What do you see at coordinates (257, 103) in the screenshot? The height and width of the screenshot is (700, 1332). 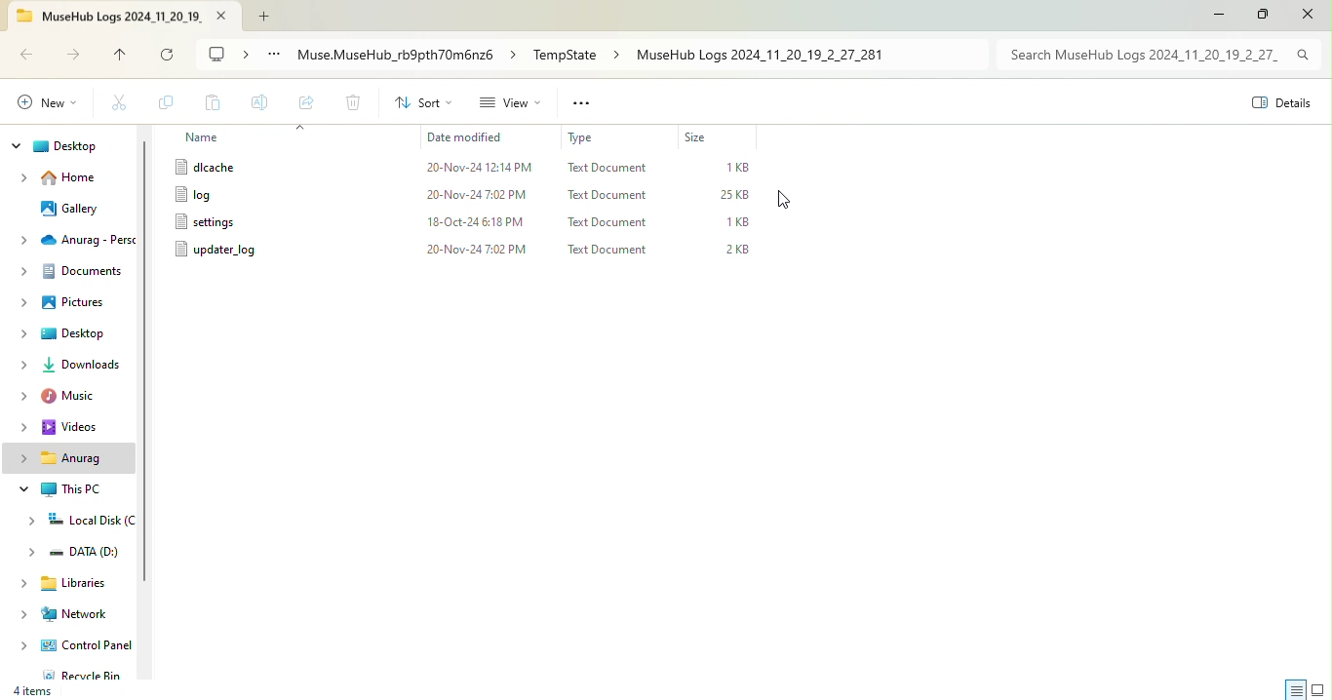 I see `Rename` at bounding box center [257, 103].